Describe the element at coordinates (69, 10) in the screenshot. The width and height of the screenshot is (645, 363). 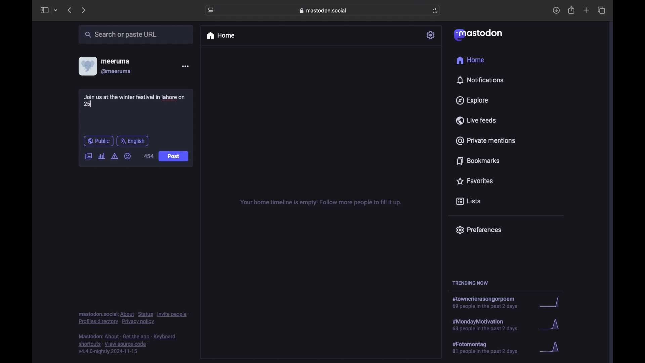
I see `previous` at that location.